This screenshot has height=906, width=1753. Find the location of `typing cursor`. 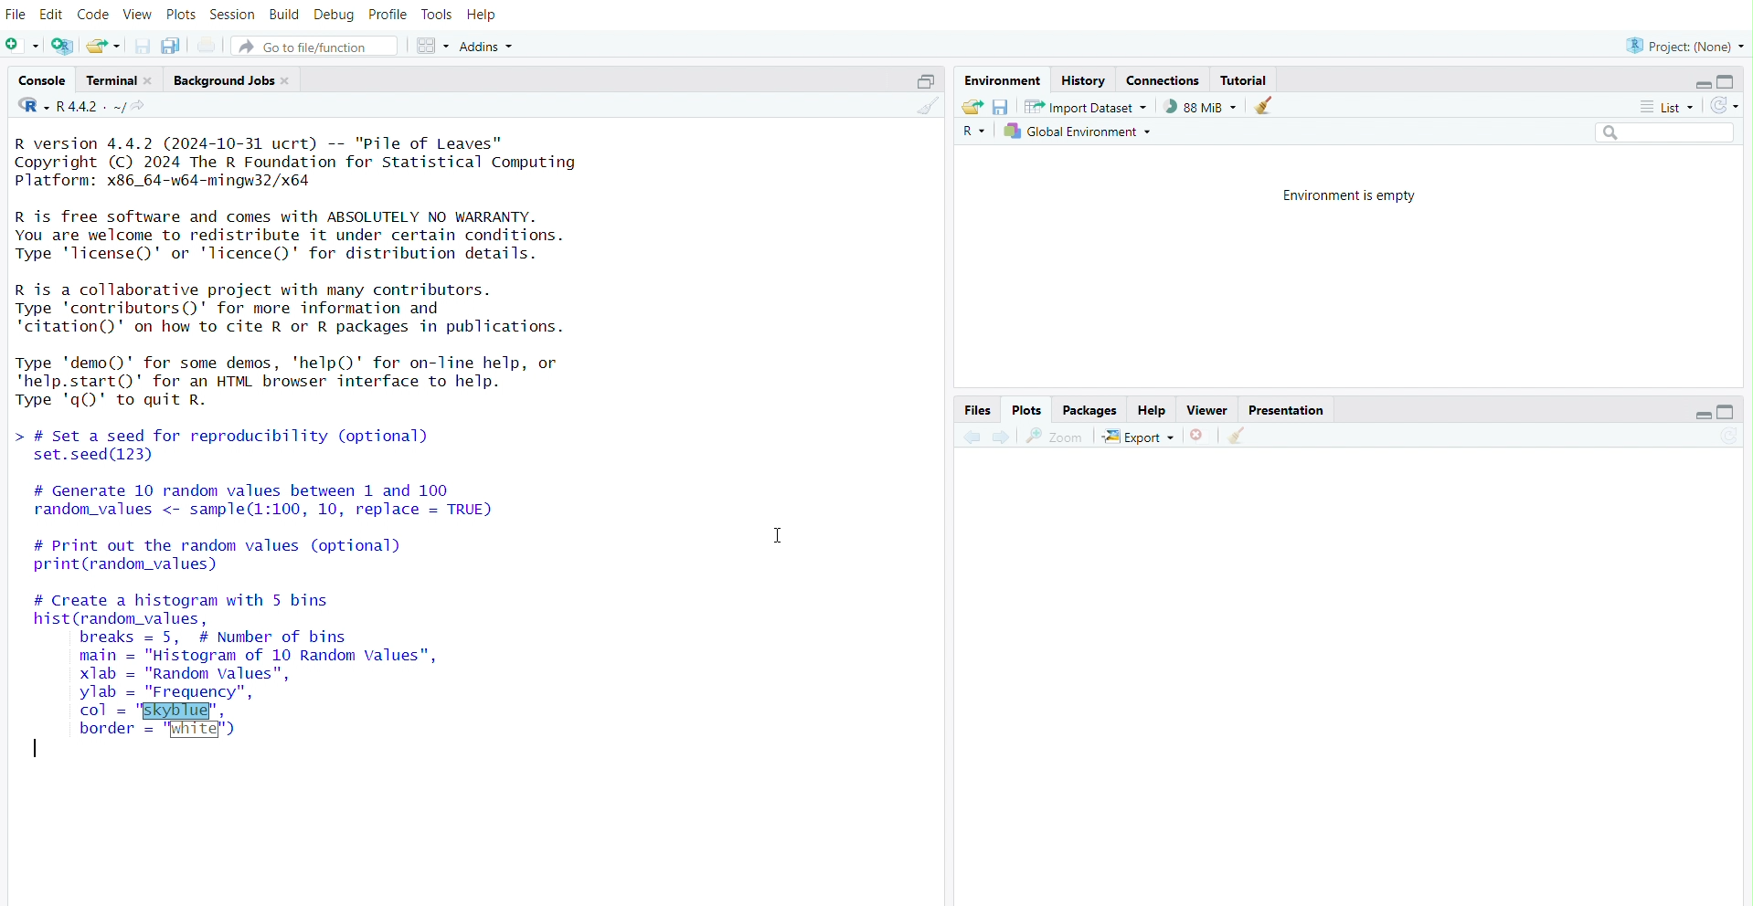

typing cursor is located at coordinates (31, 751).